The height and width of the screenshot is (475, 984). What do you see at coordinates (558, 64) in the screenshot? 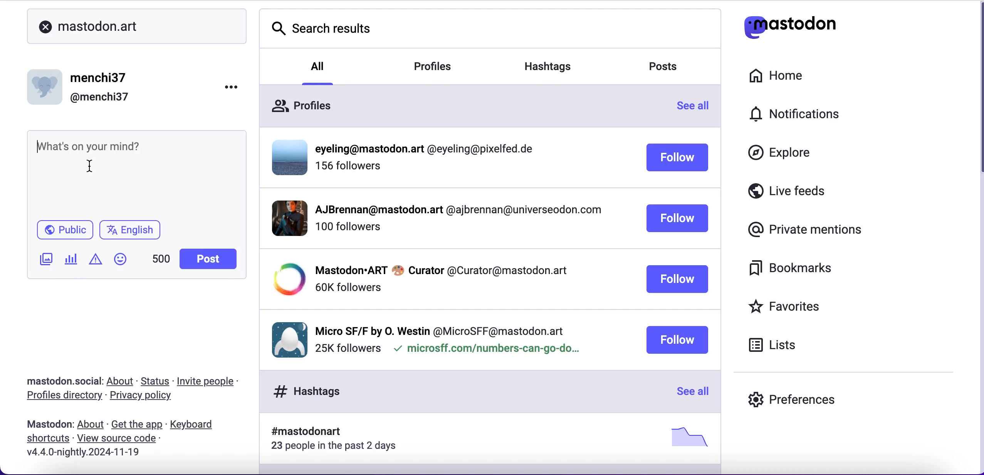
I see `hashtags` at bounding box center [558, 64].